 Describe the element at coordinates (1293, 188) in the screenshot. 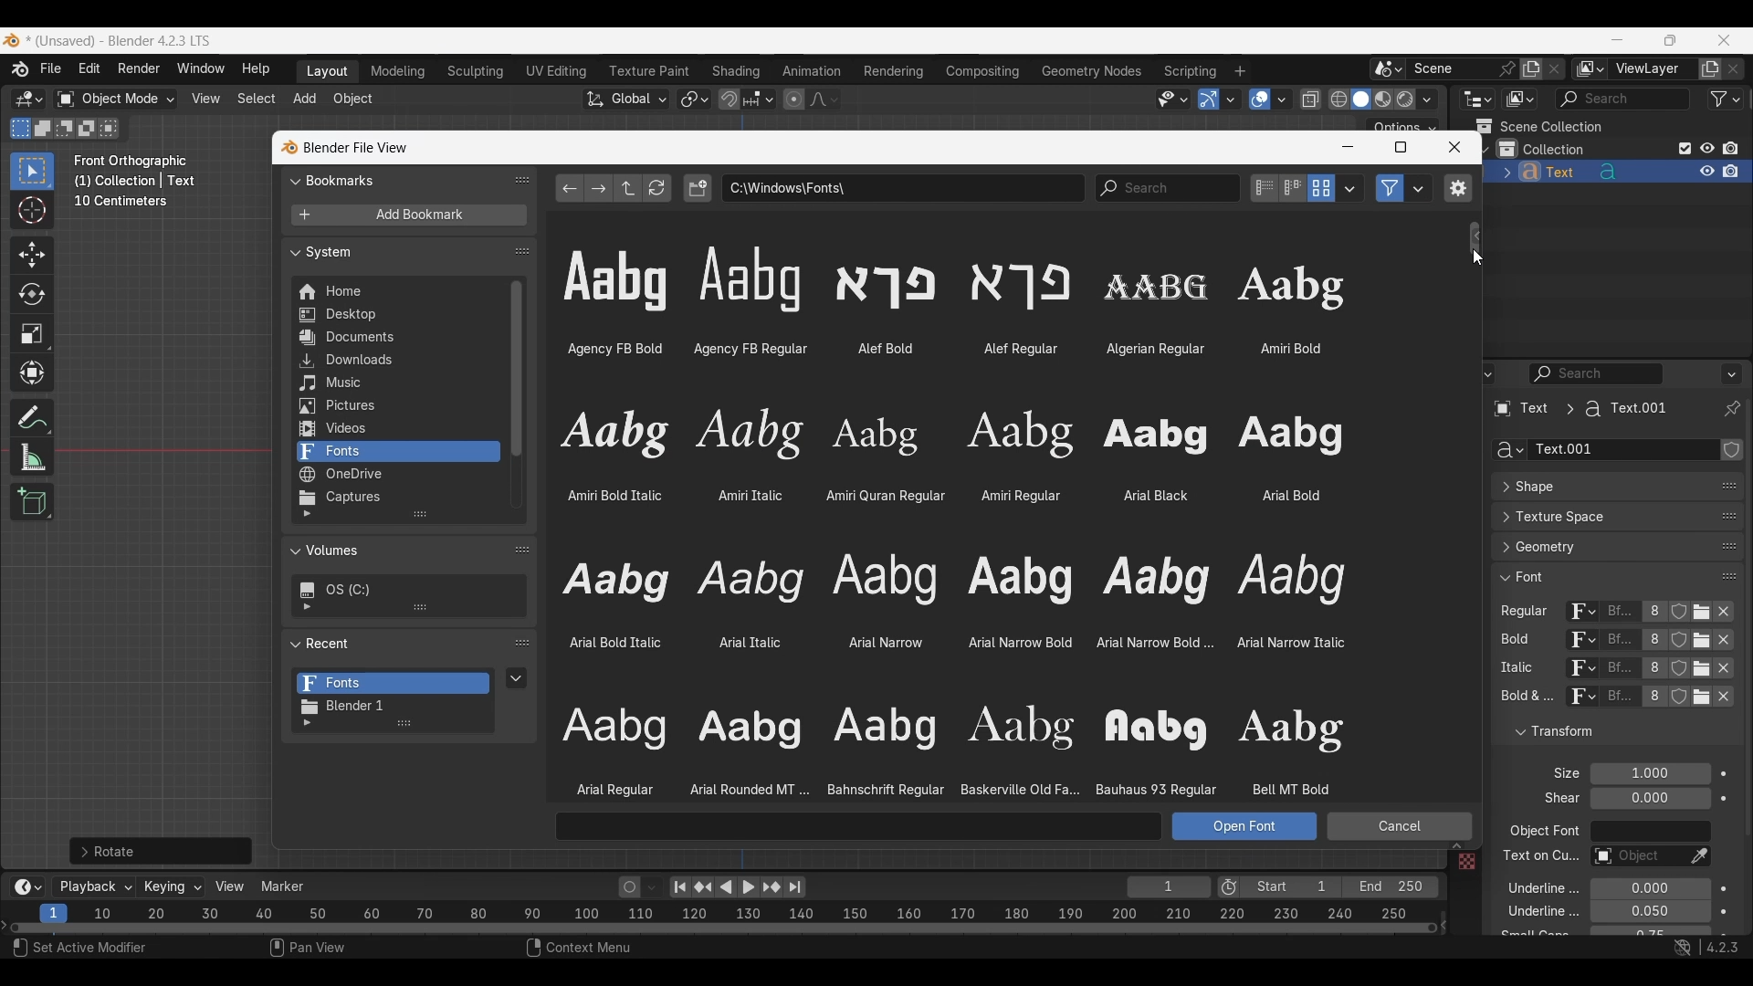

I see `Display settings, horizontal list` at that location.